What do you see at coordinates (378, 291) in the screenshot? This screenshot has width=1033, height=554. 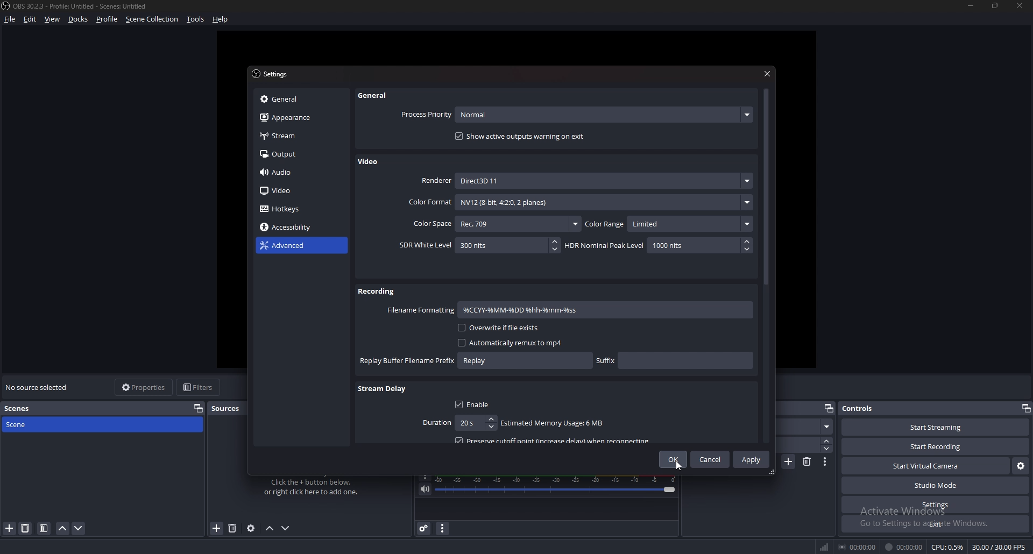 I see `Recording` at bounding box center [378, 291].